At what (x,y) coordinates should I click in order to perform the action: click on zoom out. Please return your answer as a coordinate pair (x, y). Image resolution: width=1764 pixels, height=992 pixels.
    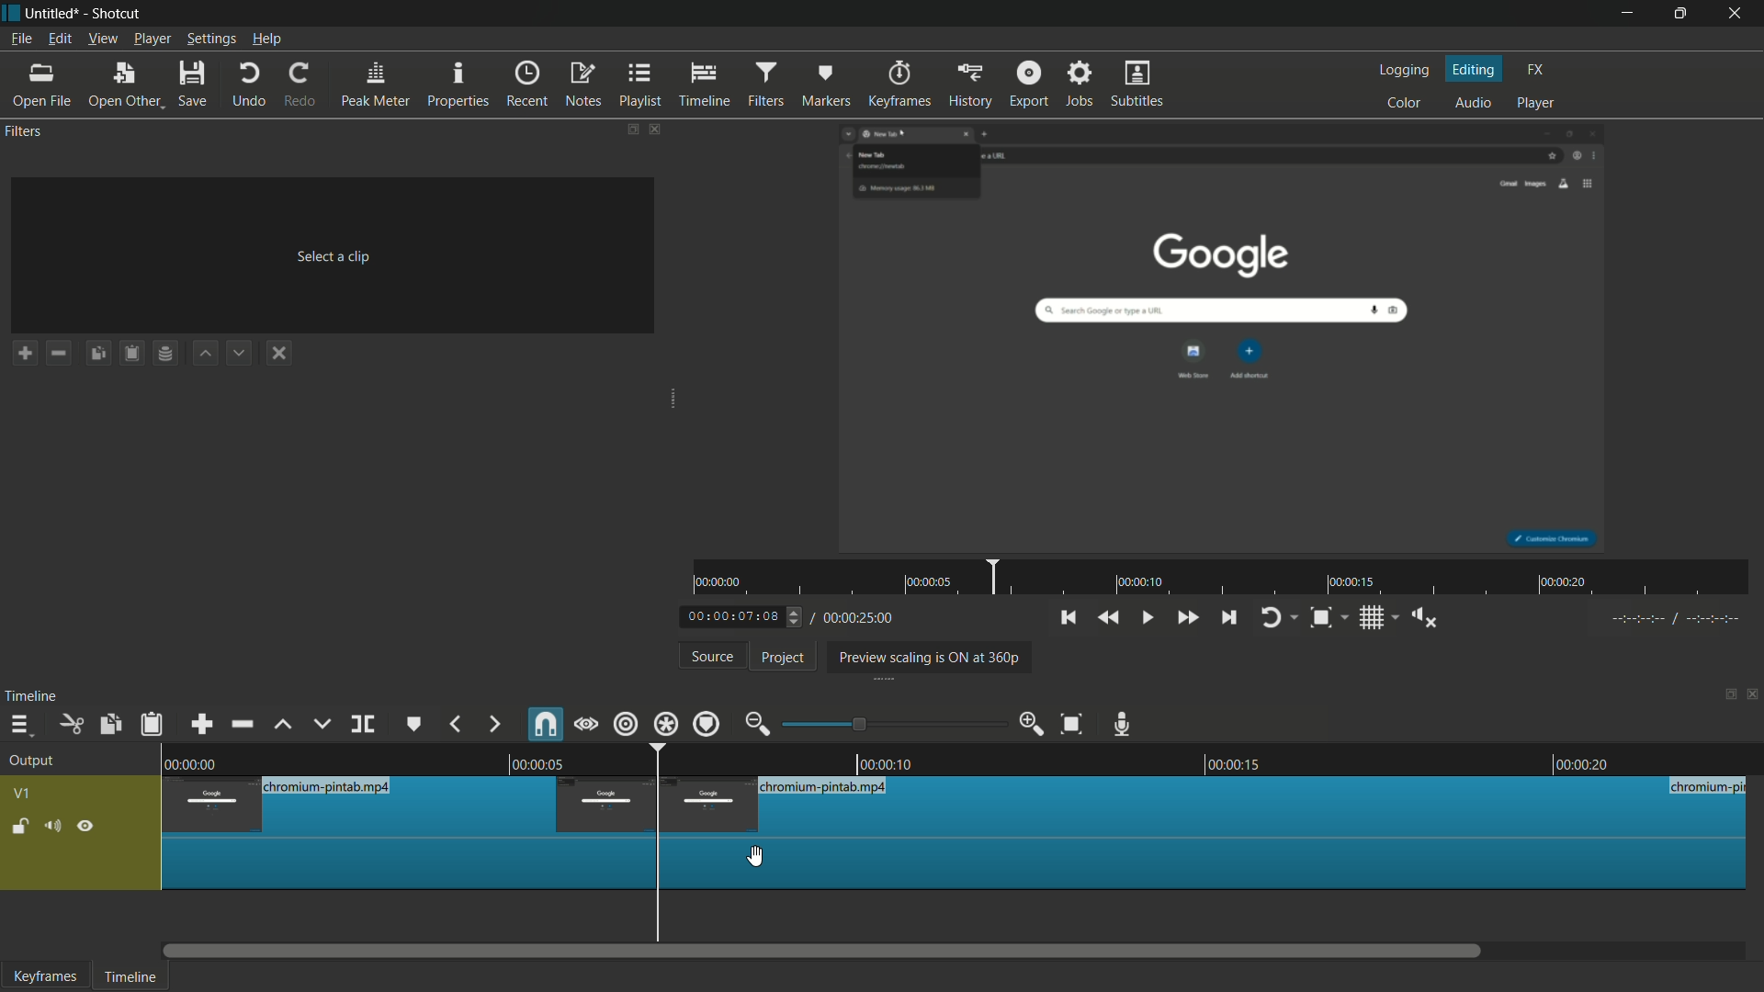
    Looking at the image, I should click on (757, 726).